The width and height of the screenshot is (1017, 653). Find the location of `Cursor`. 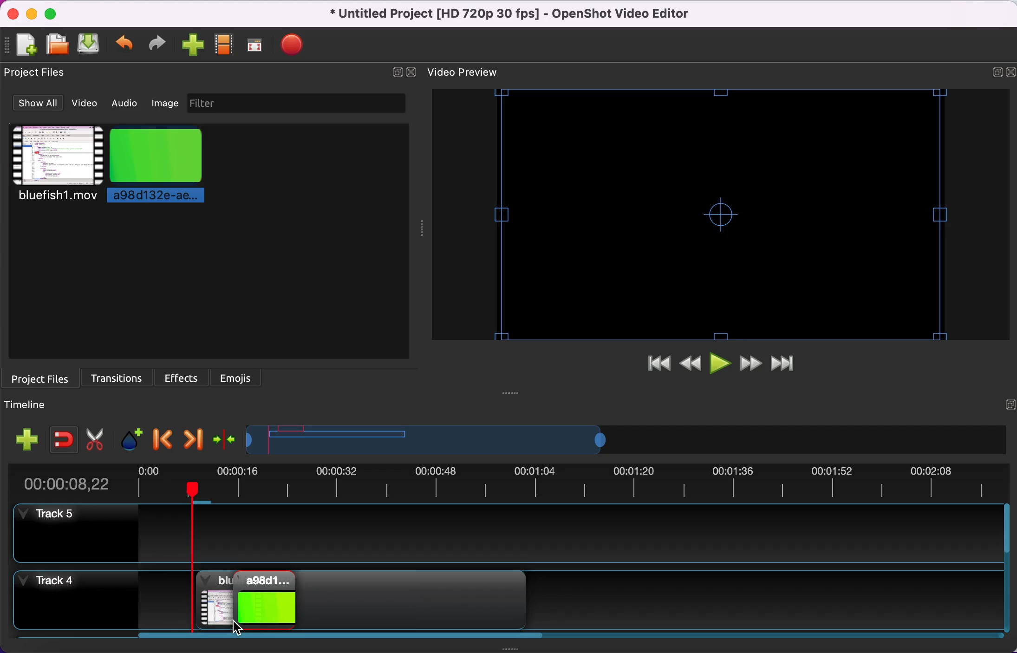

Cursor is located at coordinates (240, 630).